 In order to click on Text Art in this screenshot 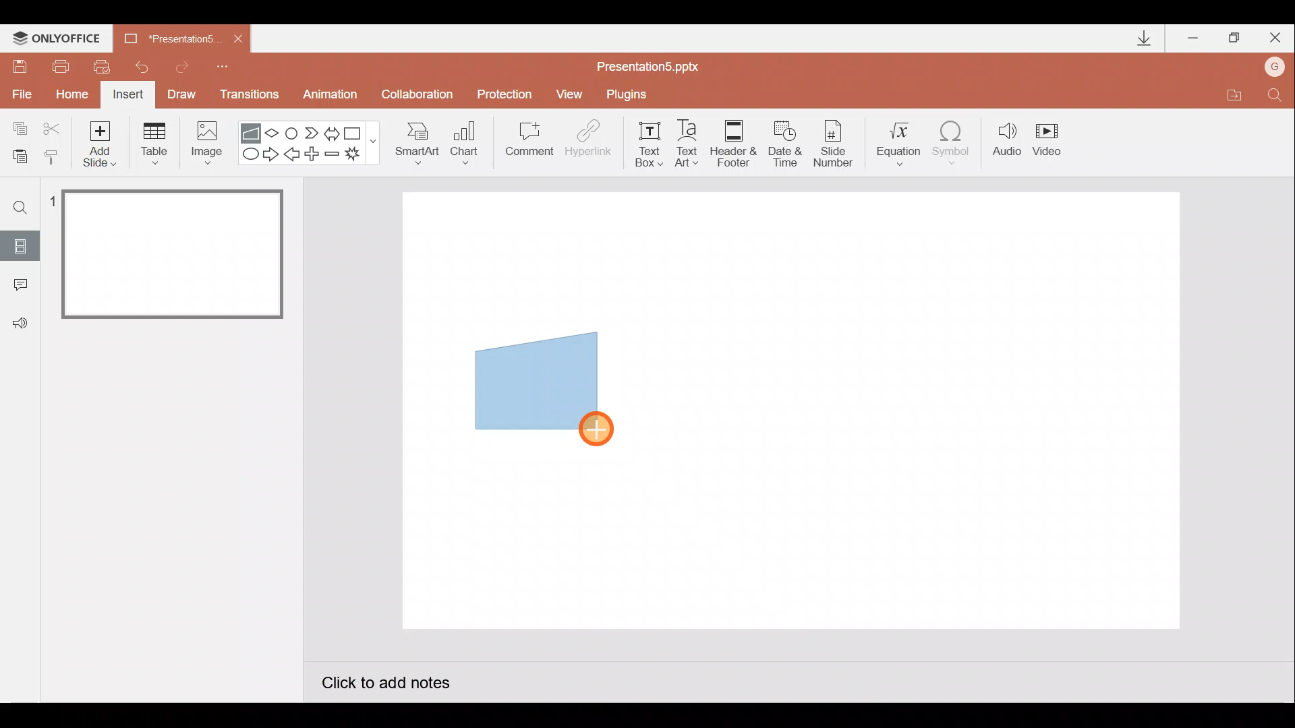, I will do `click(691, 143)`.